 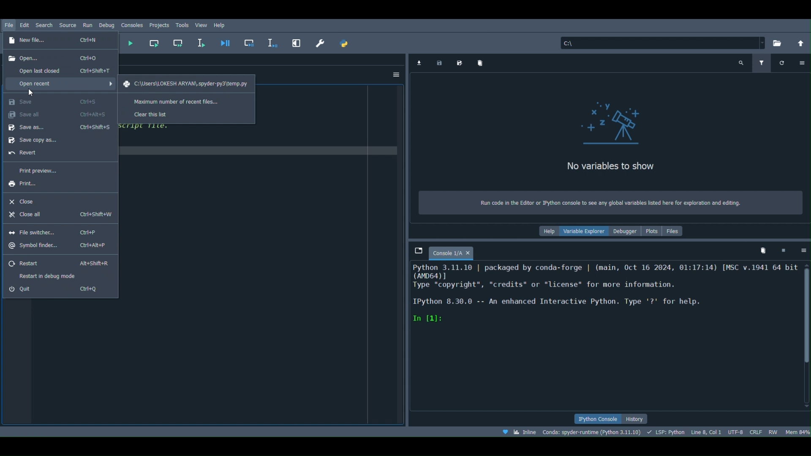 I want to click on Remove  all variables from namespace, so click(x=763, y=252).